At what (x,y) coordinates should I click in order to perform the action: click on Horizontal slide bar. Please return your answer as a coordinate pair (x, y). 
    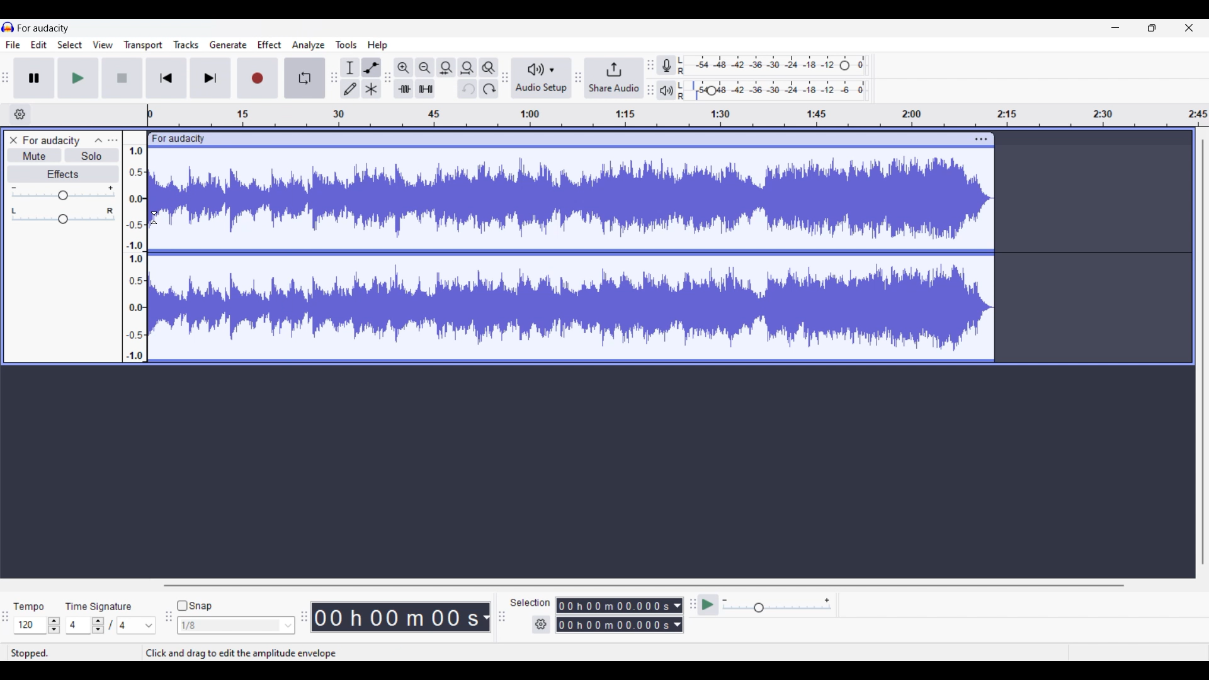
    Looking at the image, I should click on (643, 586).